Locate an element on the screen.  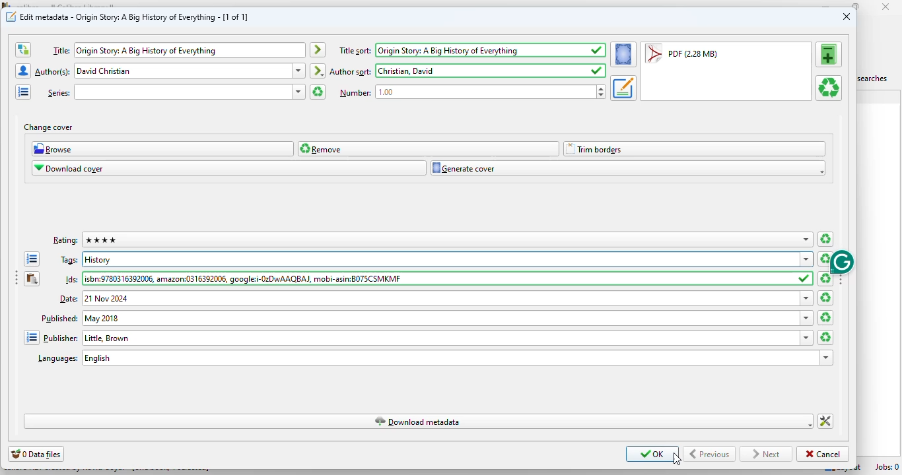
author sort: David Christian is located at coordinates (481, 71).